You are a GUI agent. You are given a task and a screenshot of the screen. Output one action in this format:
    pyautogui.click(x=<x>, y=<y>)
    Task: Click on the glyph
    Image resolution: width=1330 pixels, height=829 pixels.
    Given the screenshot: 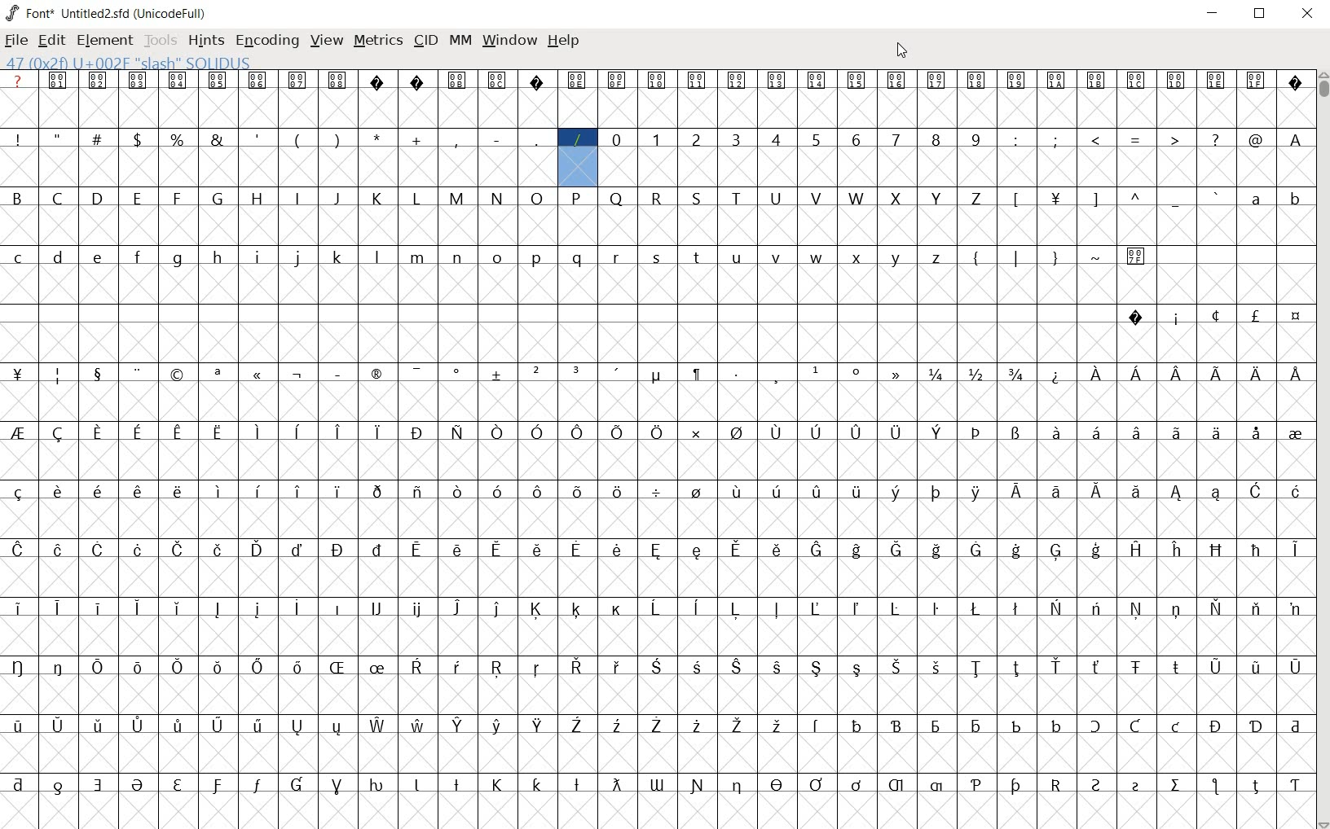 What is the action you would take?
    pyautogui.click(x=1055, y=200)
    